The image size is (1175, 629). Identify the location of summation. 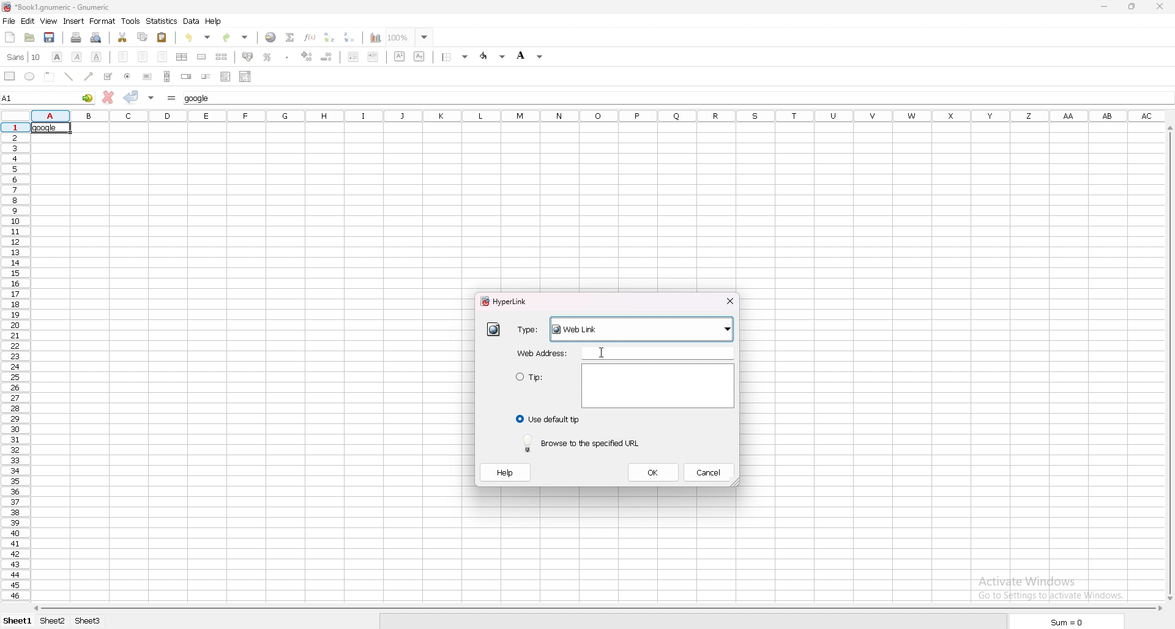
(290, 38).